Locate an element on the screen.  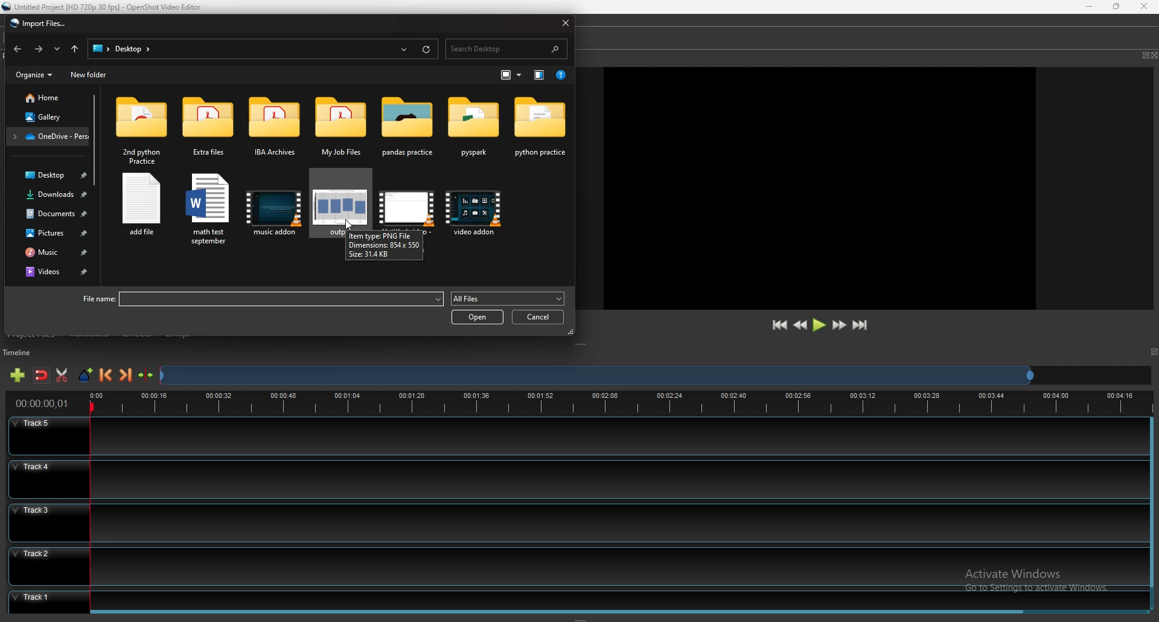
close is located at coordinates (566, 22).